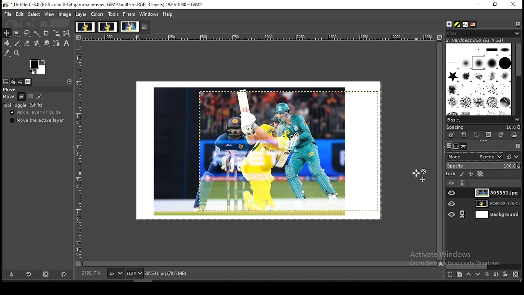 The height and width of the screenshot is (295, 524). What do you see at coordinates (28, 82) in the screenshot?
I see `images` at bounding box center [28, 82].